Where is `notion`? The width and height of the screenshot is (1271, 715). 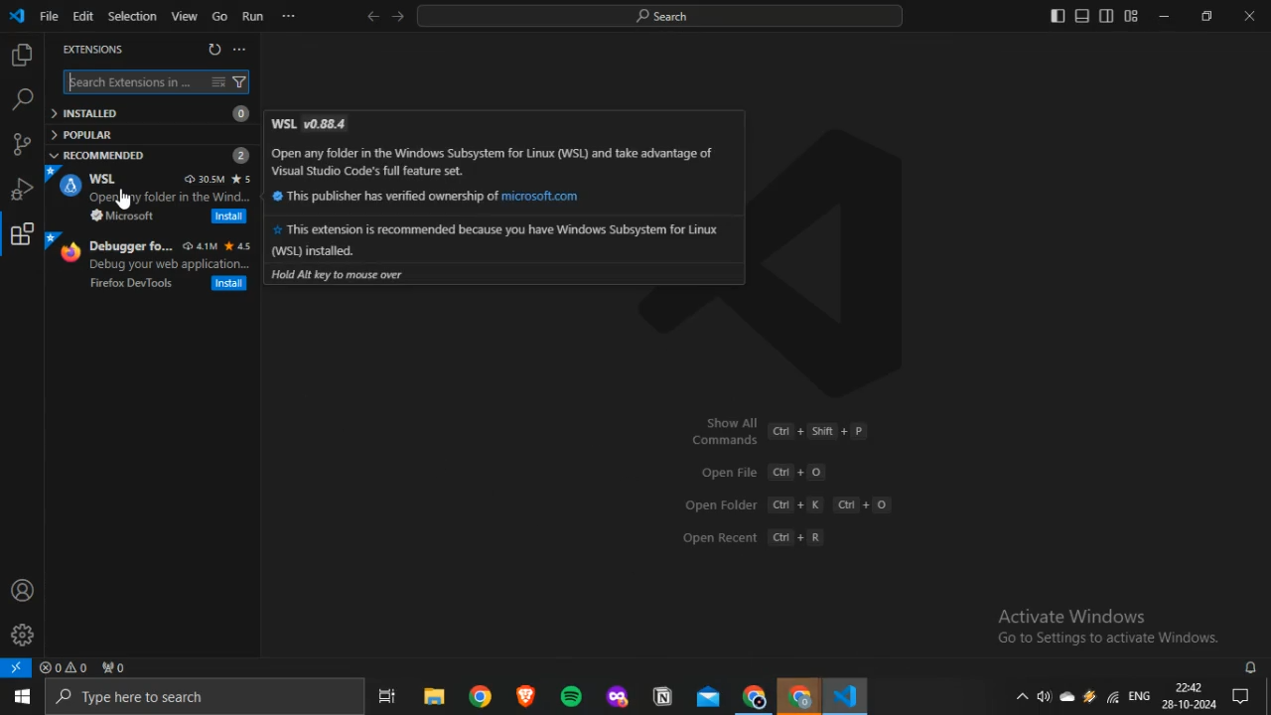 notion is located at coordinates (663, 695).